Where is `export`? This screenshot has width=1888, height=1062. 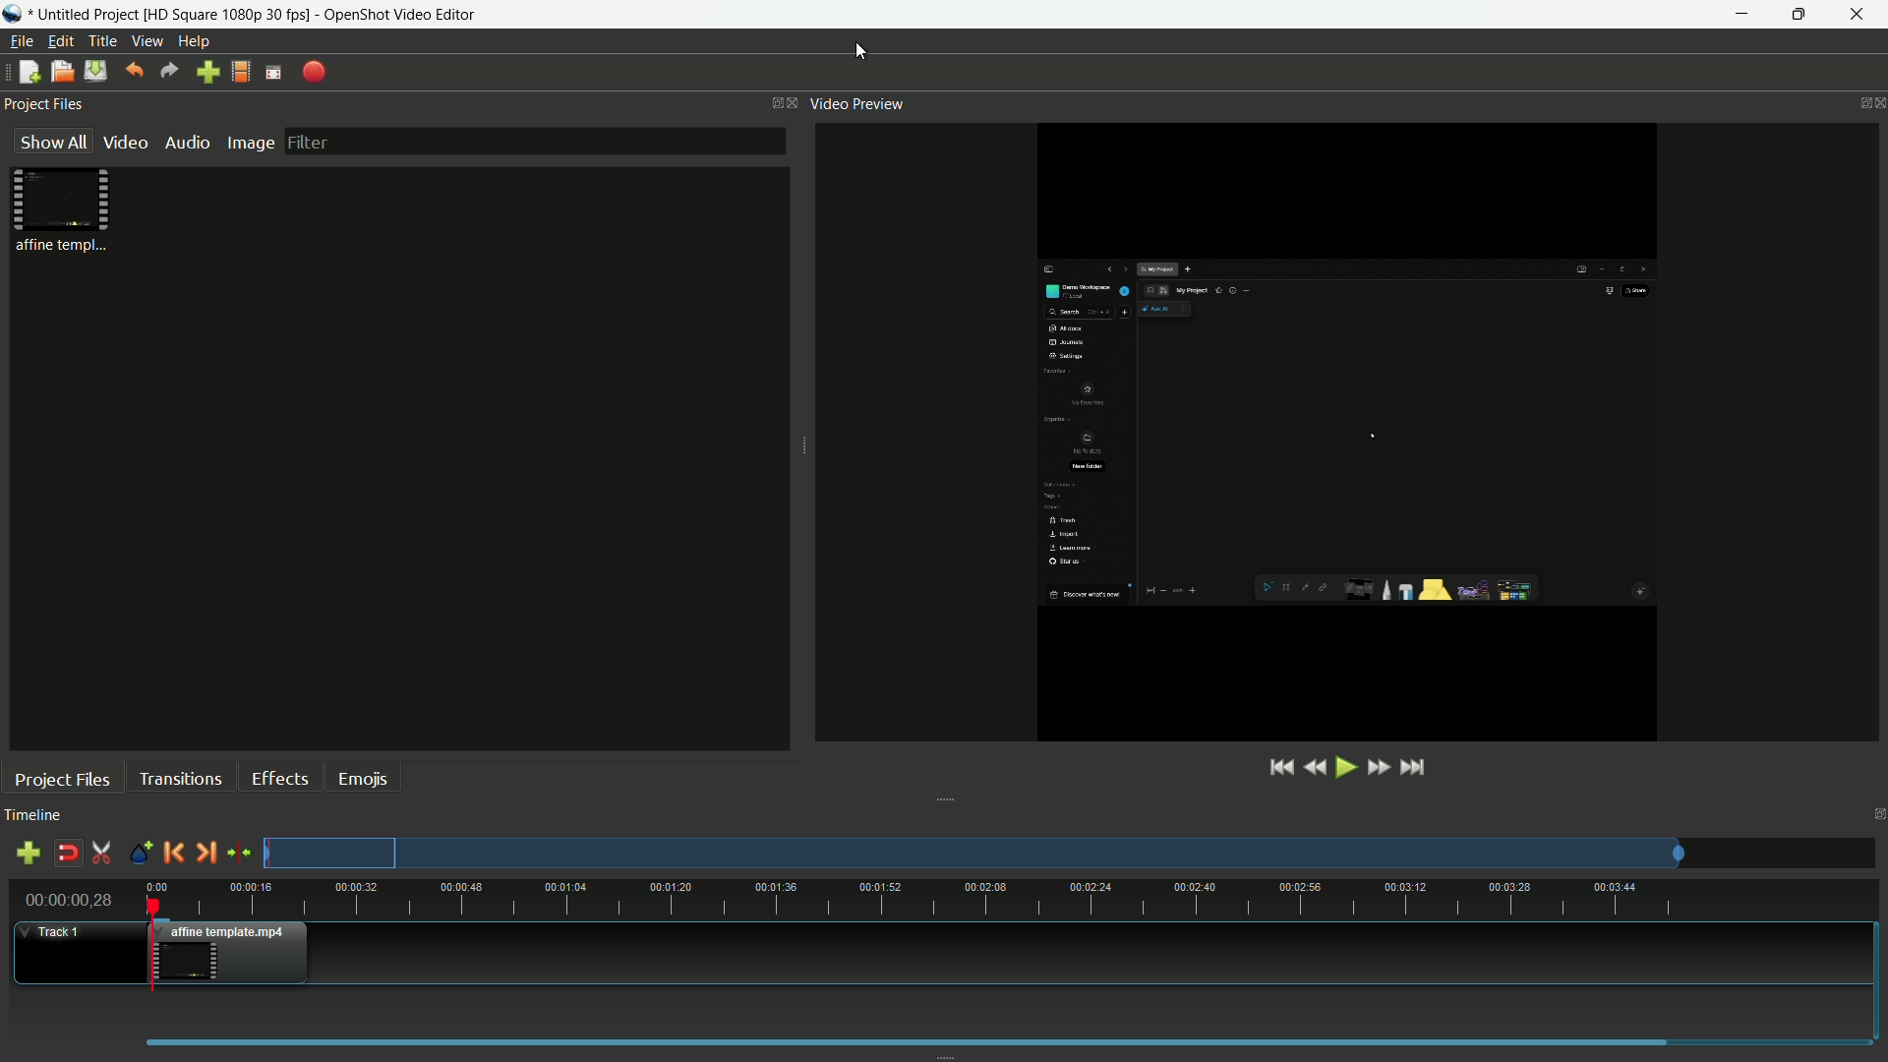
export is located at coordinates (312, 74).